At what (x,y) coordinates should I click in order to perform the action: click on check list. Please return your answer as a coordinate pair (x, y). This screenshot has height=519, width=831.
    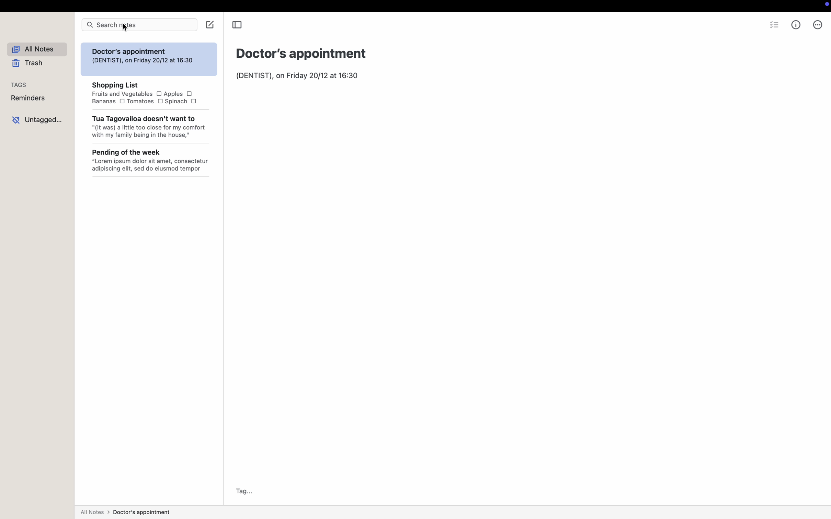
    Looking at the image, I should click on (774, 24).